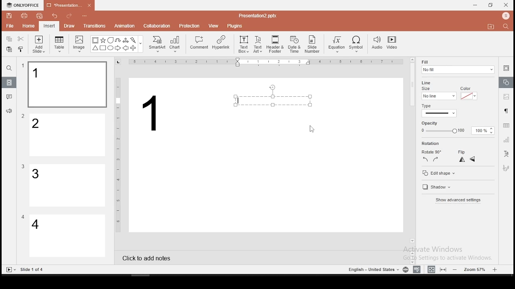 This screenshot has width=515, height=289. What do you see at coordinates (426, 159) in the screenshot?
I see `rotate 90 counterclockwise` at bounding box center [426, 159].